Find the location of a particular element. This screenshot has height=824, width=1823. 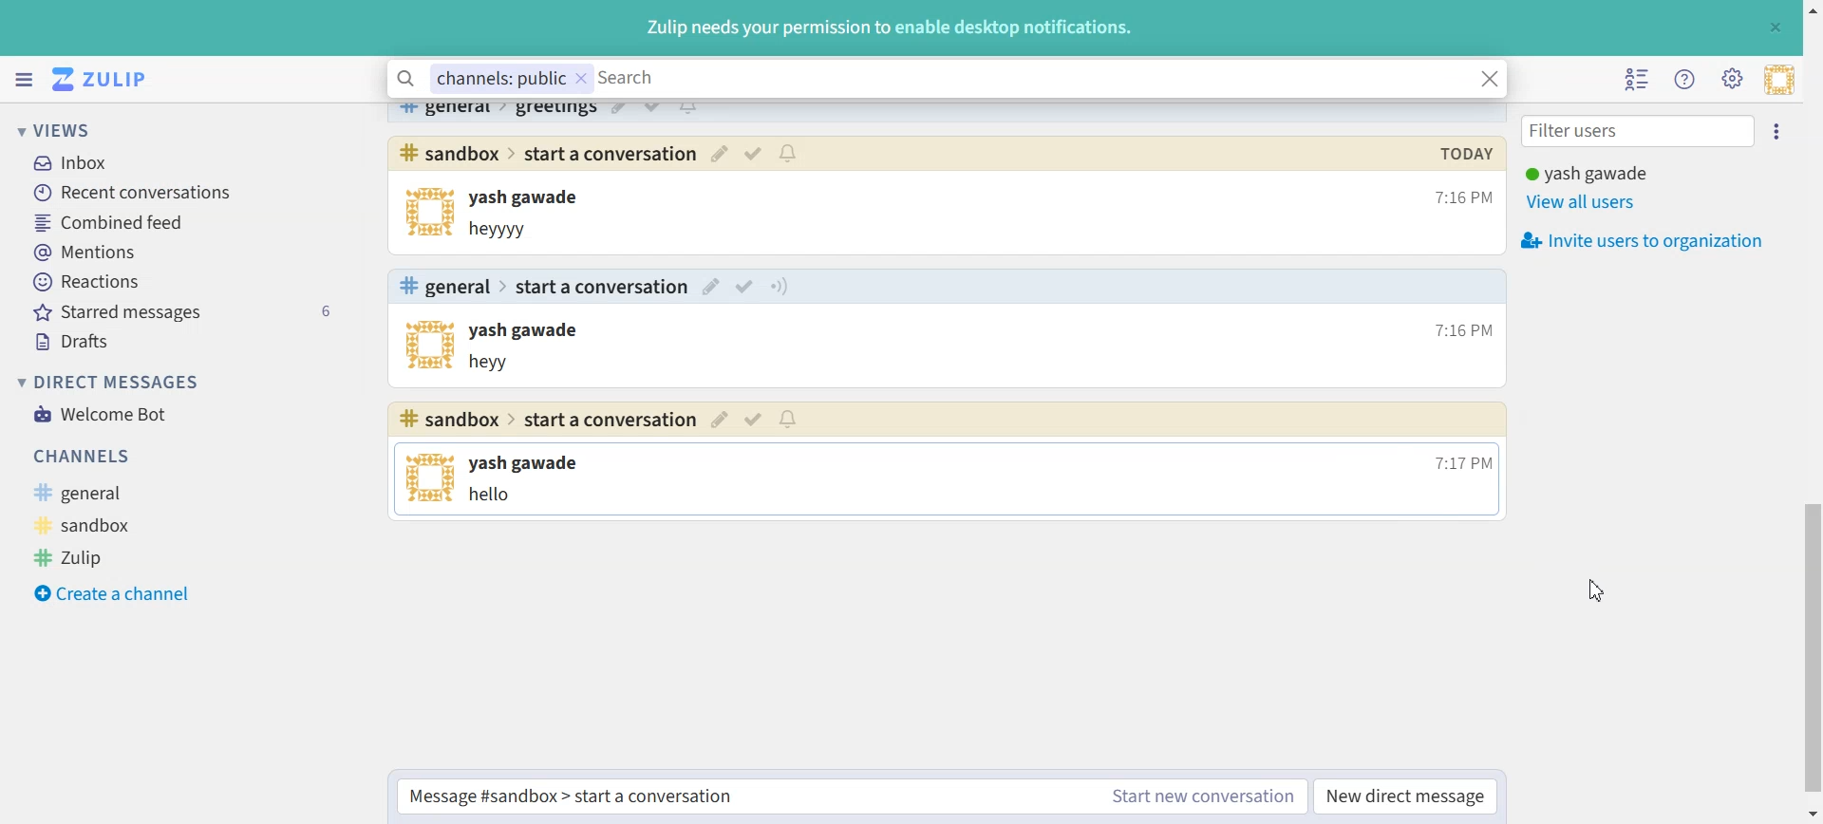

general is located at coordinates (444, 287).